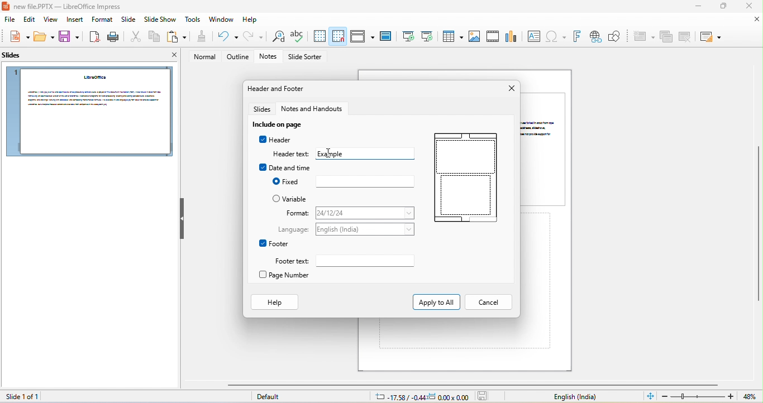 The height and width of the screenshot is (403, 763). Describe the element at coordinates (369, 262) in the screenshot. I see `footer text` at that location.